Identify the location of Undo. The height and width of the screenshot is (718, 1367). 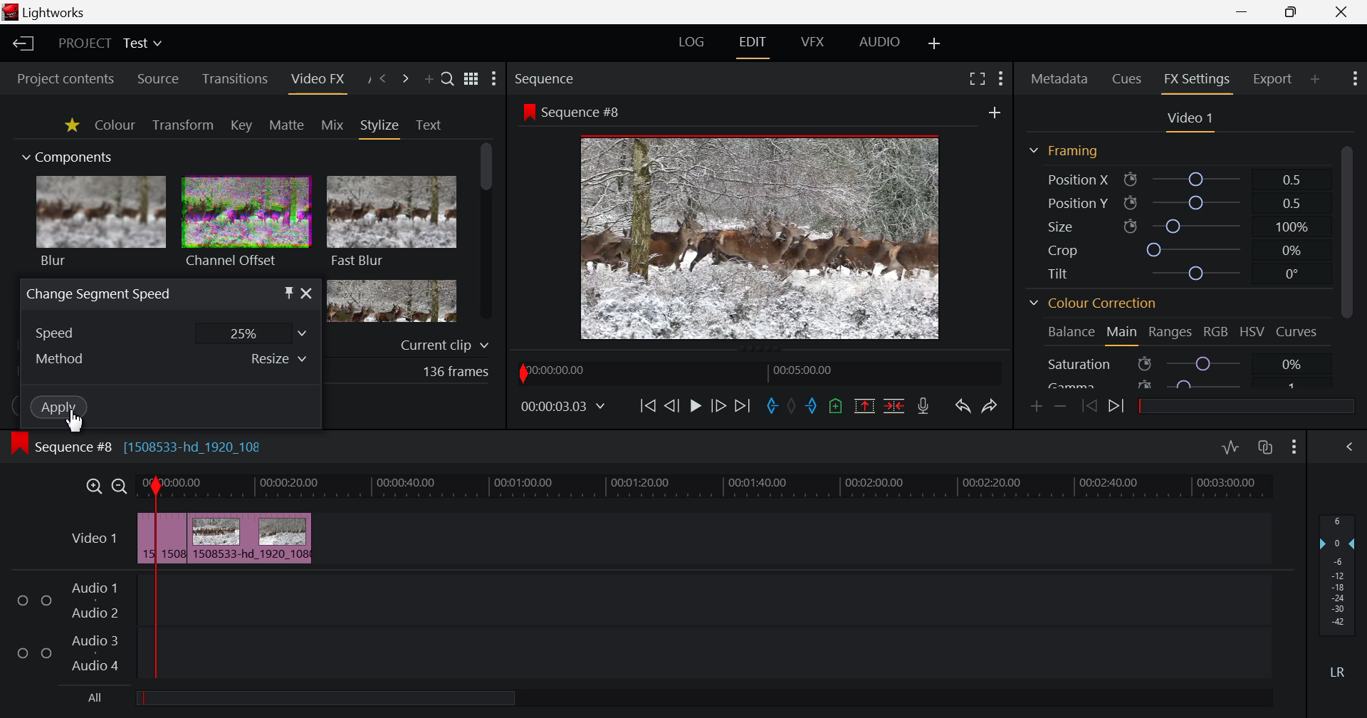
(963, 407).